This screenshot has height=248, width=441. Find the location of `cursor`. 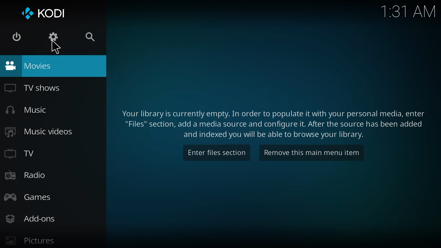

cursor is located at coordinates (56, 47).